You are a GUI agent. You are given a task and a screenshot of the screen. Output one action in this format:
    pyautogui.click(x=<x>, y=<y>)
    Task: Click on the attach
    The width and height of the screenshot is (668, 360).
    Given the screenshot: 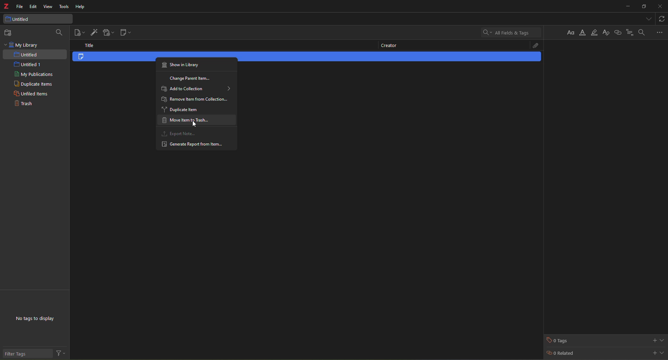 What is the action you would take?
    pyautogui.click(x=531, y=45)
    